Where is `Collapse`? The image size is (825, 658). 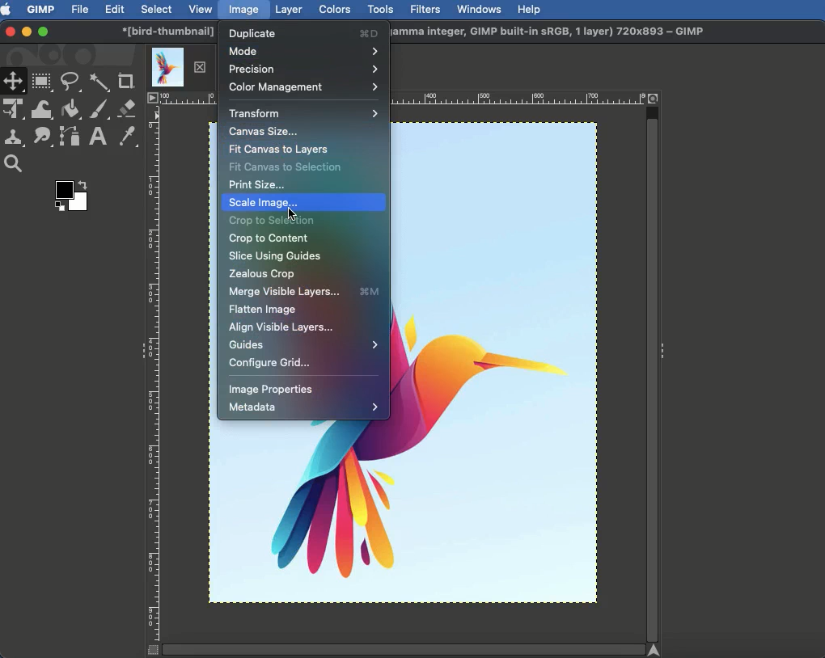 Collapse is located at coordinates (141, 350).